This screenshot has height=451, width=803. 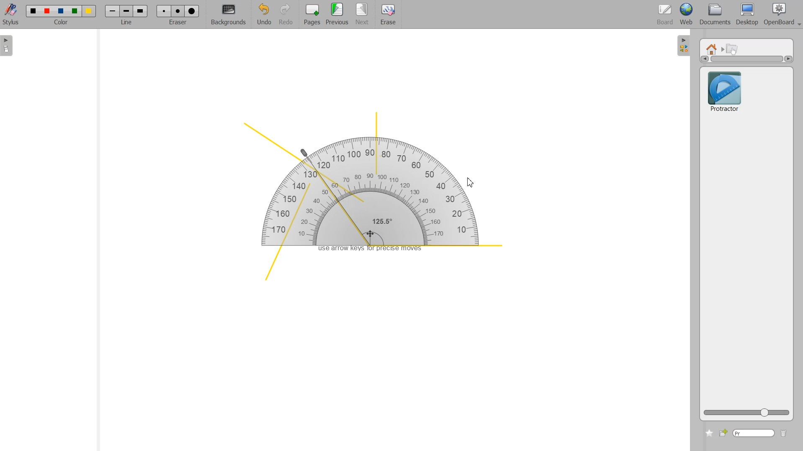 I want to click on Home, so click(x=713, y=49).